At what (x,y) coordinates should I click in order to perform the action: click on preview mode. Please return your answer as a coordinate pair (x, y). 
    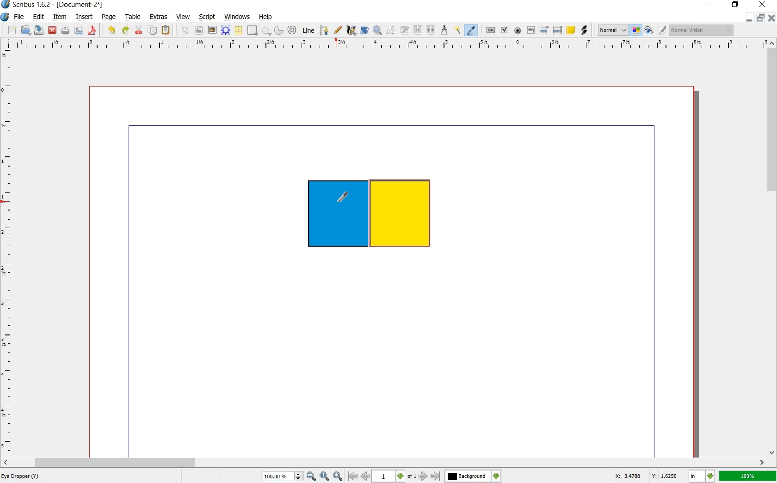
    Looking at the image, I should click on (649, 31).